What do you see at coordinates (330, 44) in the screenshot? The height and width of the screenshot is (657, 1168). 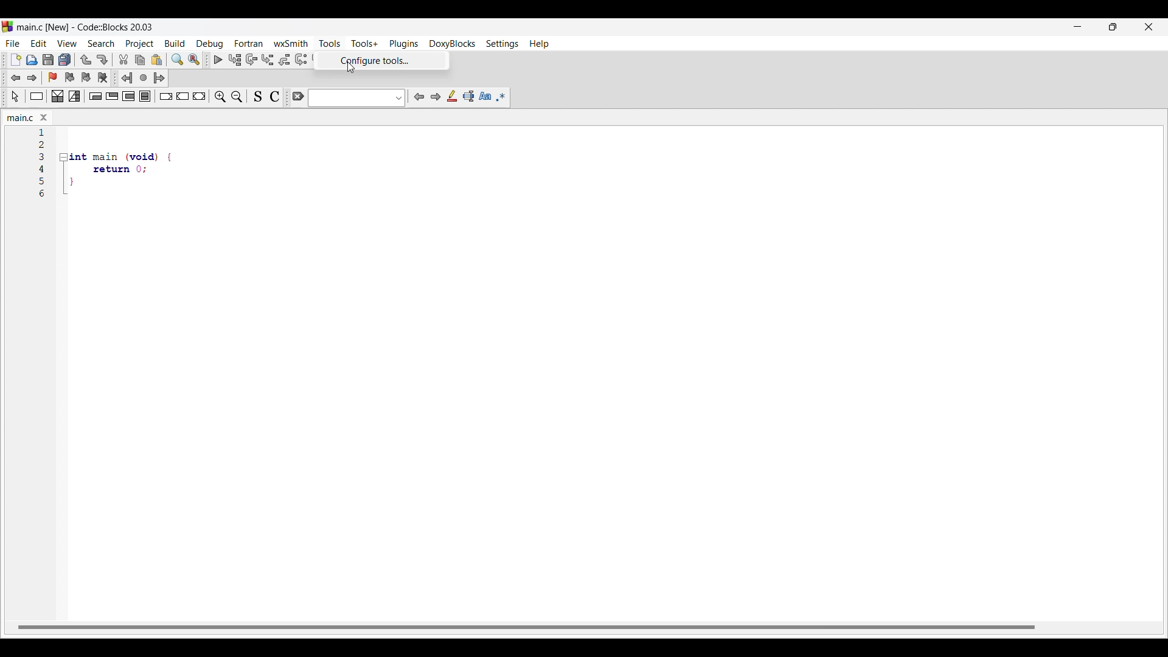 I see `Tools menu` at bounding box center [330, 44].